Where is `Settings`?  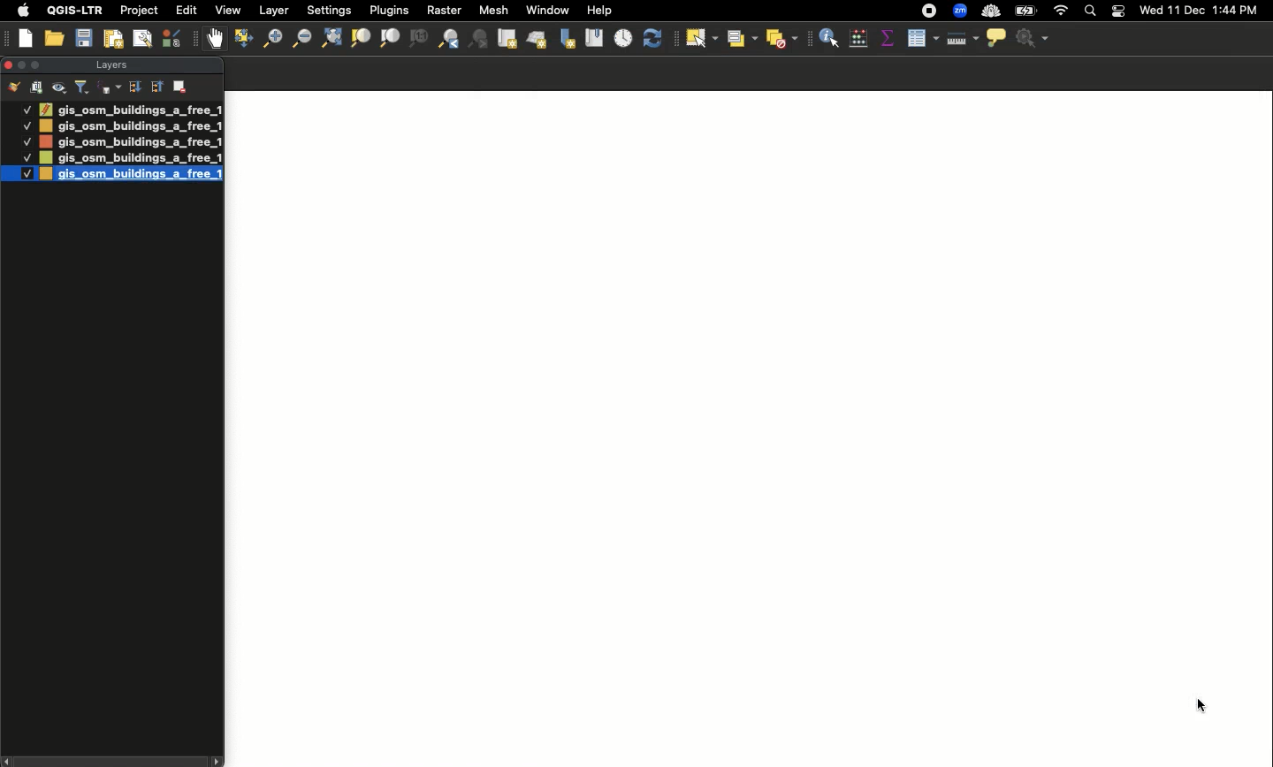 Settings is located at coordinates (331, 11).